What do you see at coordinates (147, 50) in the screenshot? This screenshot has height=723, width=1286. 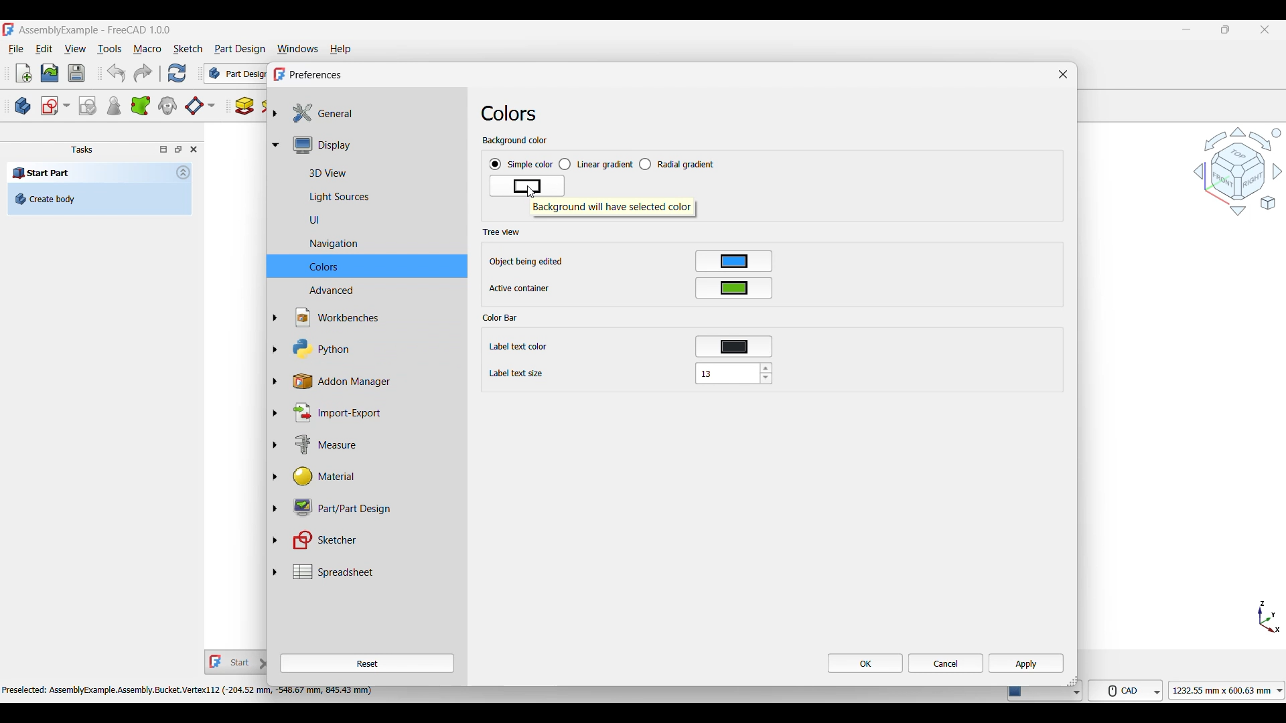 I see `Macro menu` at bounding box center [147, 50].